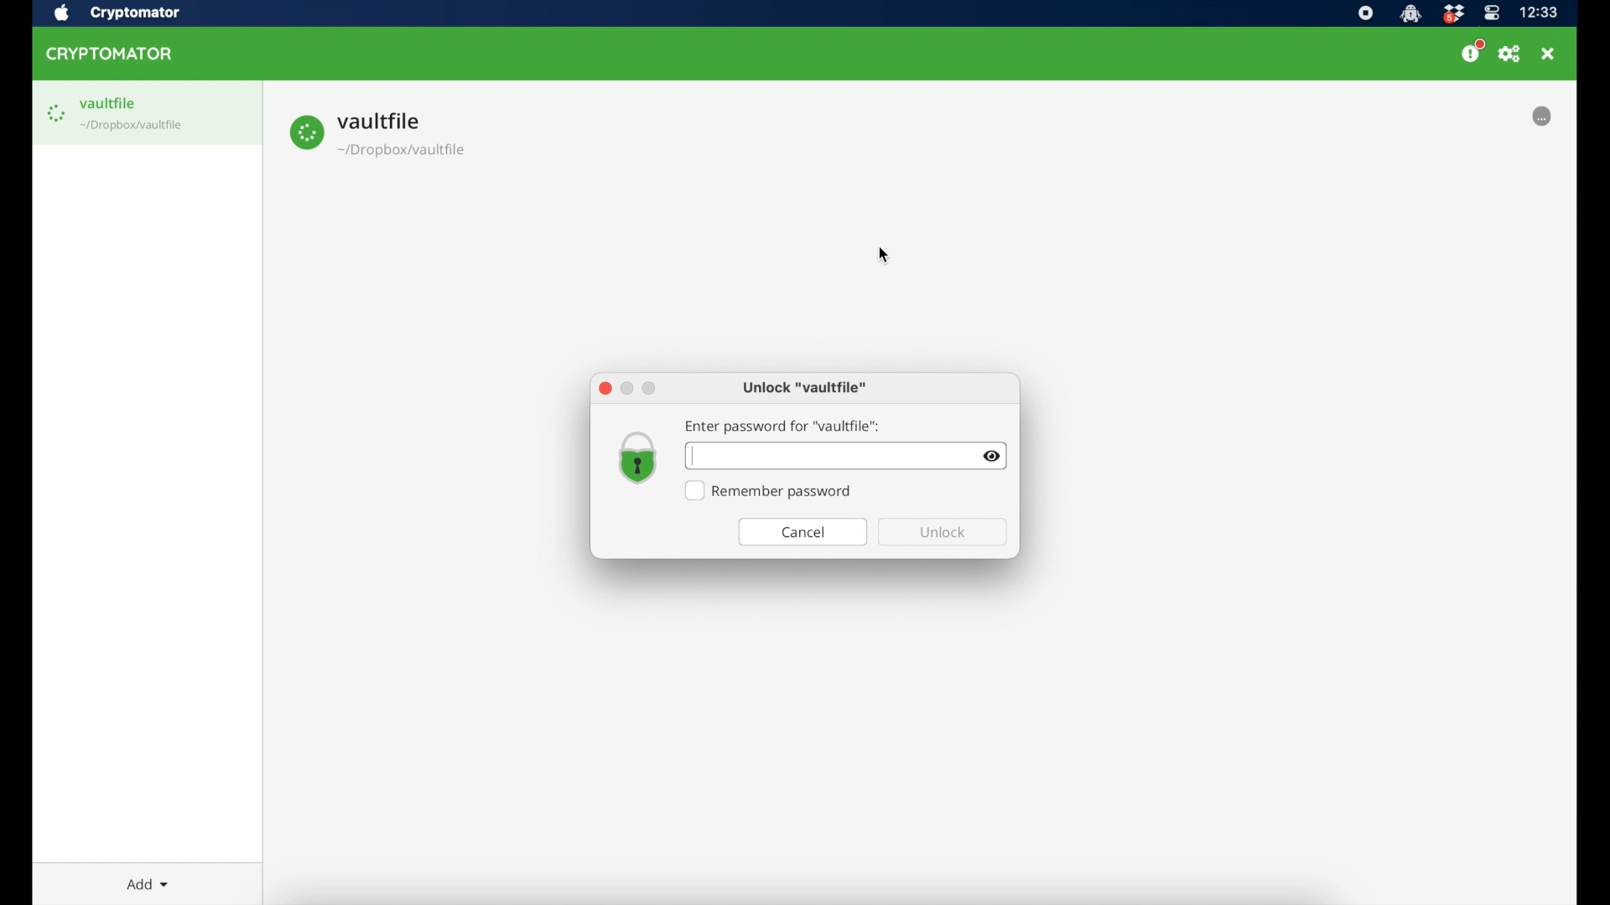 This screenshot has width=1610, height=905. Describe the element at coordinates (628, 388) in the screenshot. I see `minimize` at that location.